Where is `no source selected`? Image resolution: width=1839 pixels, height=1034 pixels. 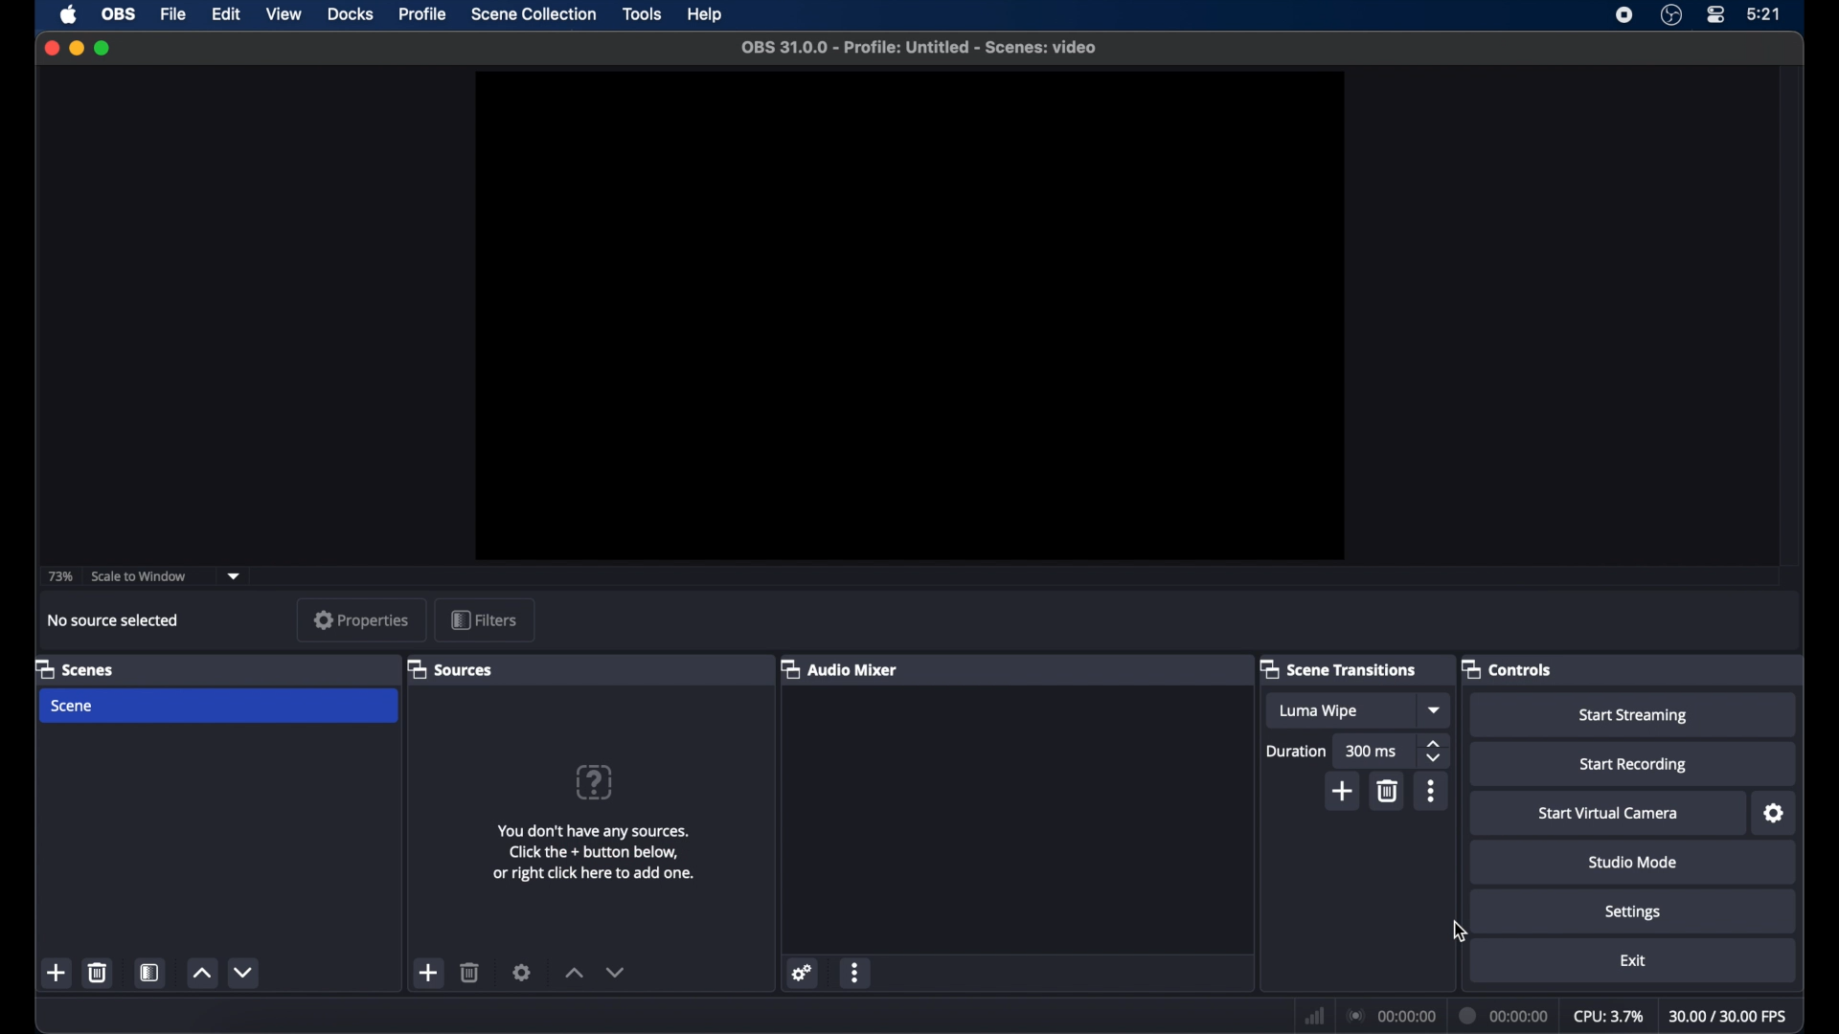 no source selected is located at coordinates (111, 619).